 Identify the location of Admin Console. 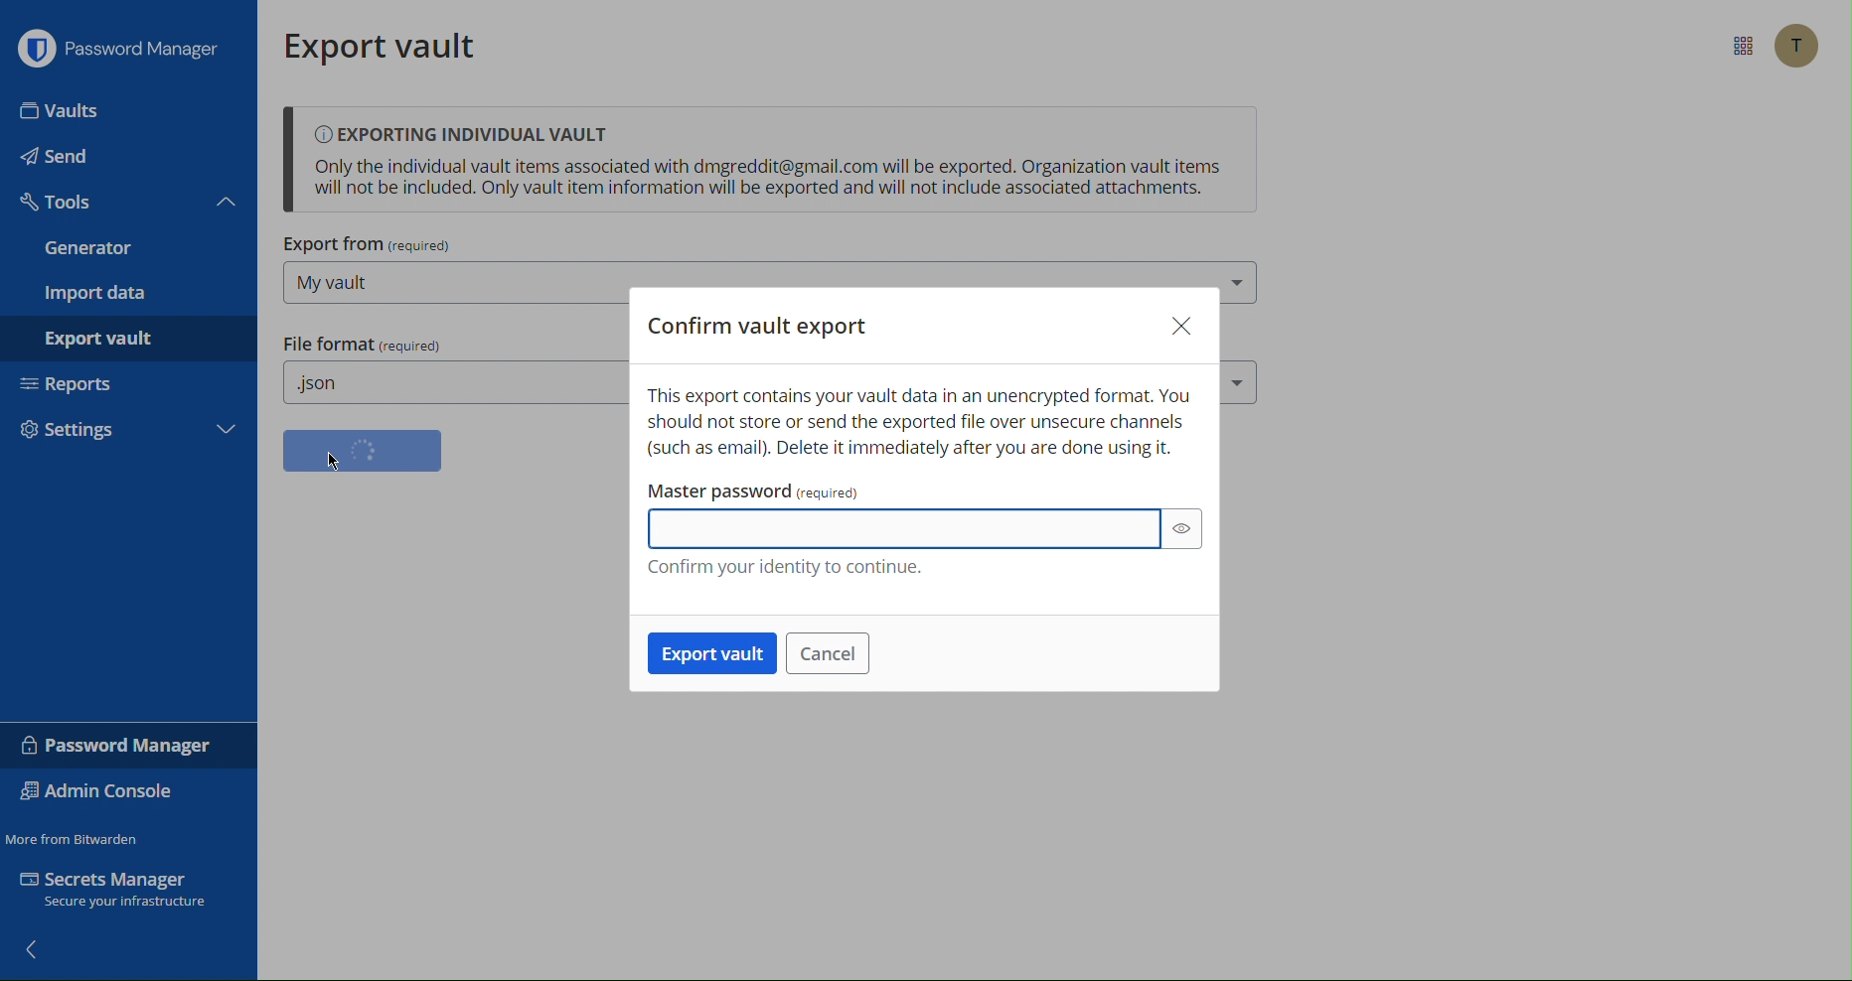
(104, 792).